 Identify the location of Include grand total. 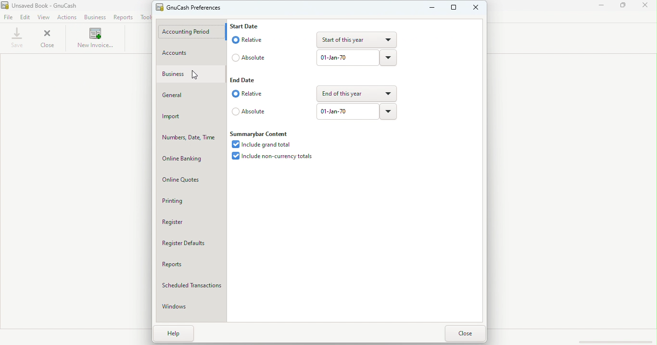
(261, 145).